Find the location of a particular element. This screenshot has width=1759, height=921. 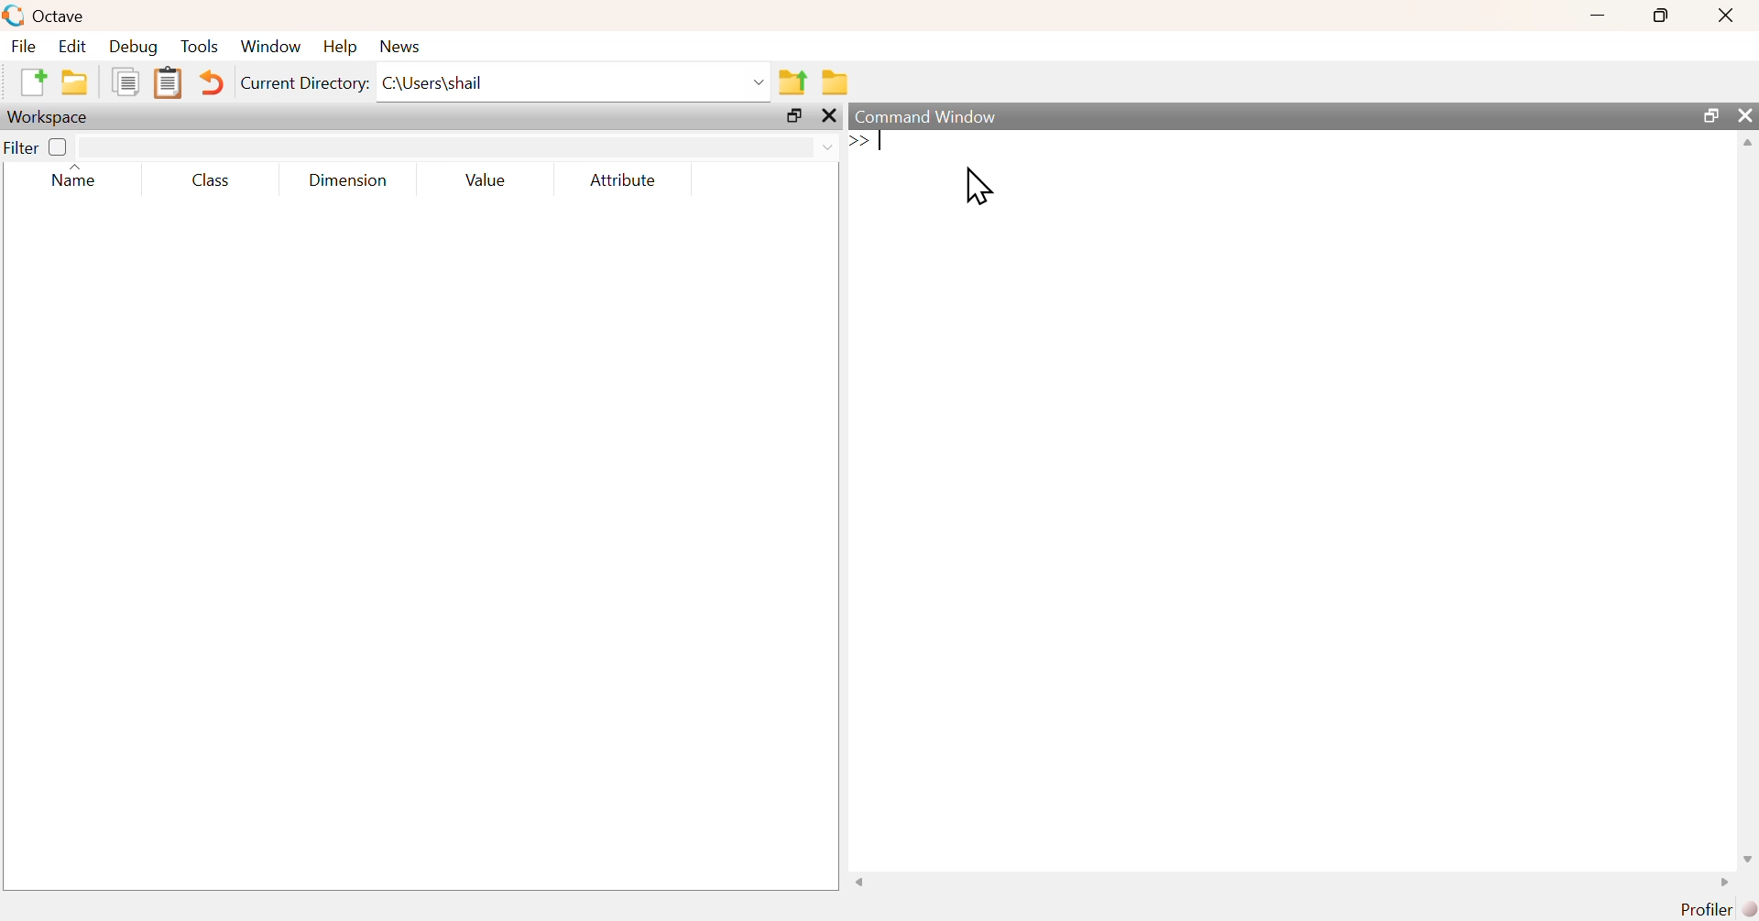

Dimension is located at coordinates (348, 181).